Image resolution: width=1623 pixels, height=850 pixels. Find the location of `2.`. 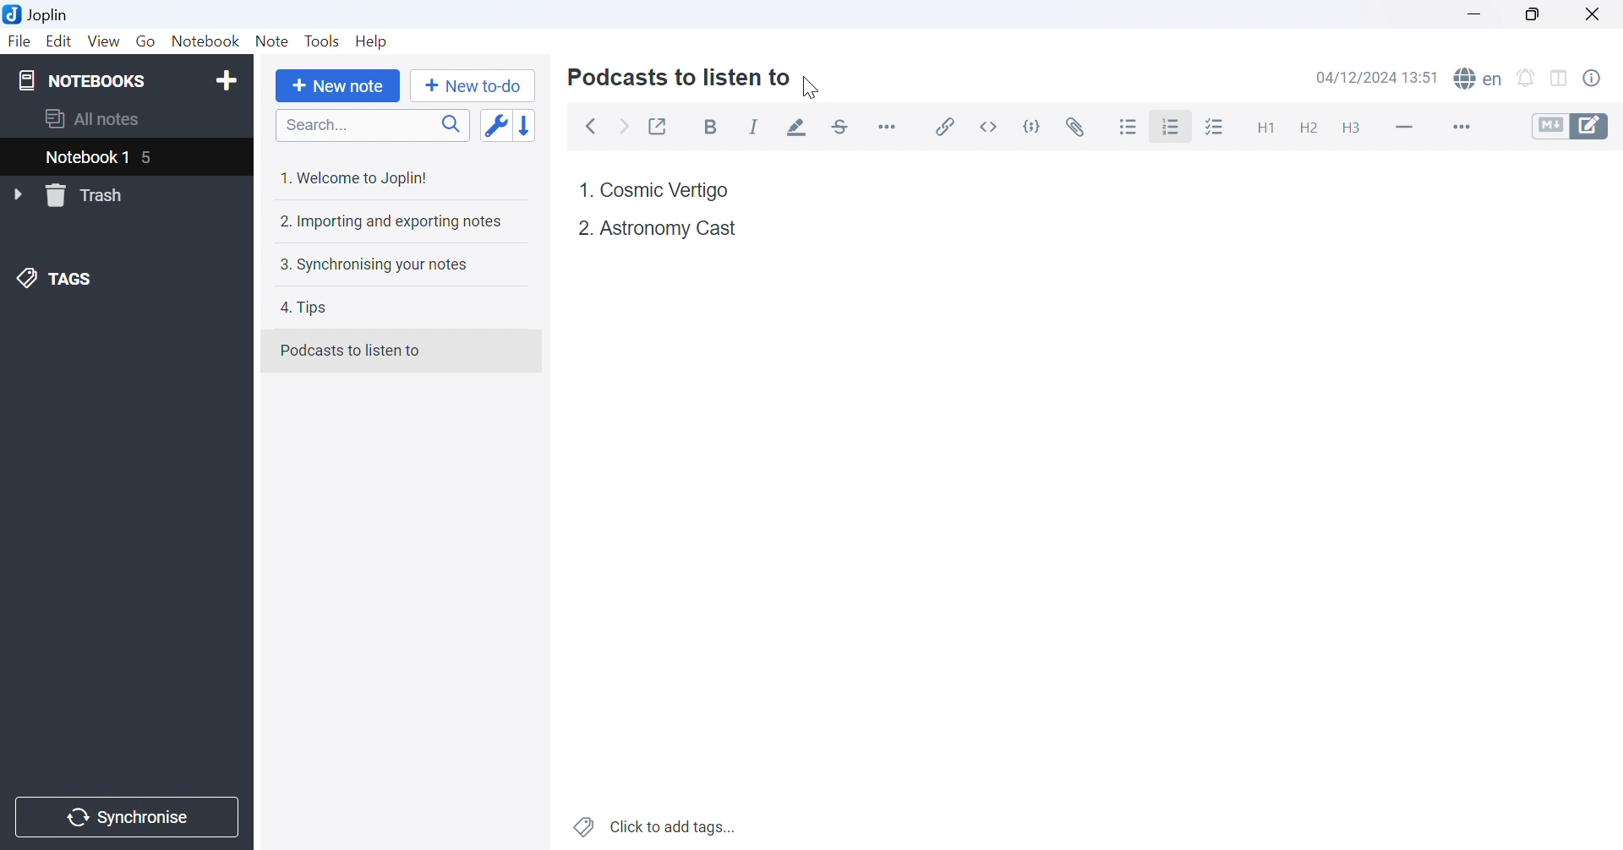

2. is located at coordinates (582, 228).